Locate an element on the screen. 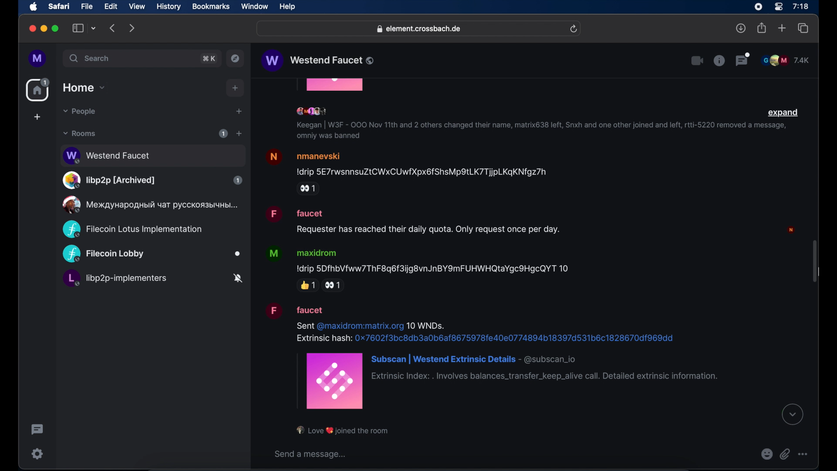  search shortcut is located at coordinates (210, 58).